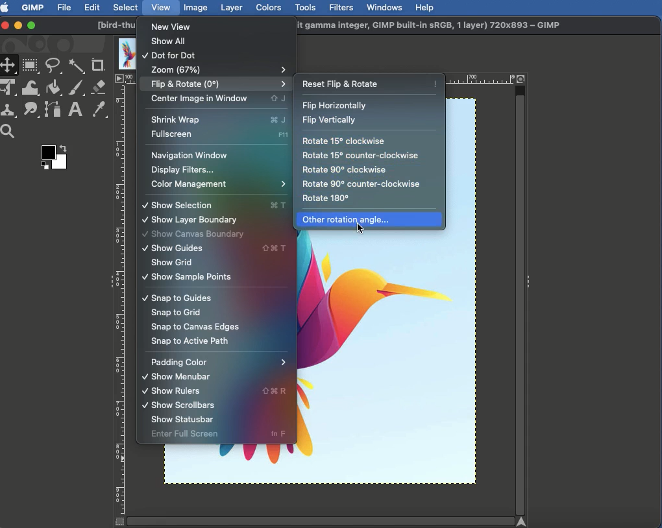  I want to click on current Tab, so click(124, 53).